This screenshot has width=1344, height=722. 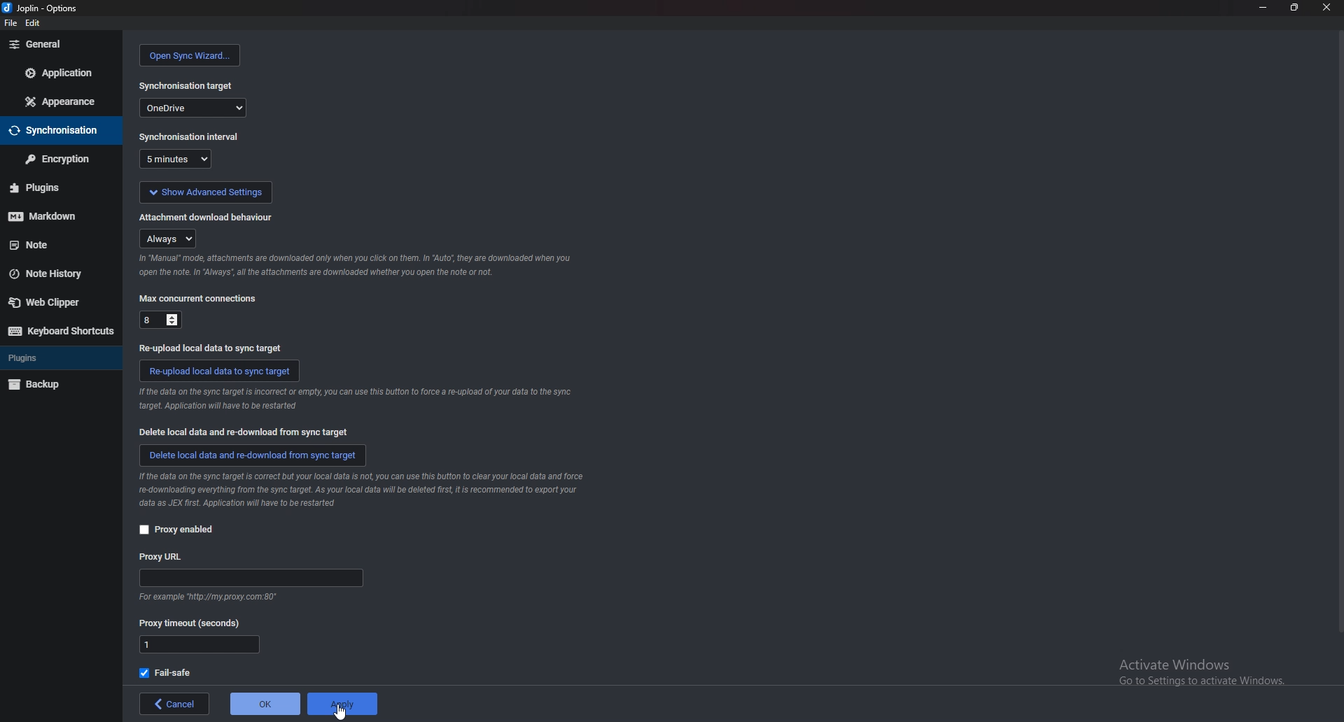 I want to click on plugins, so click(x=53, y=190).